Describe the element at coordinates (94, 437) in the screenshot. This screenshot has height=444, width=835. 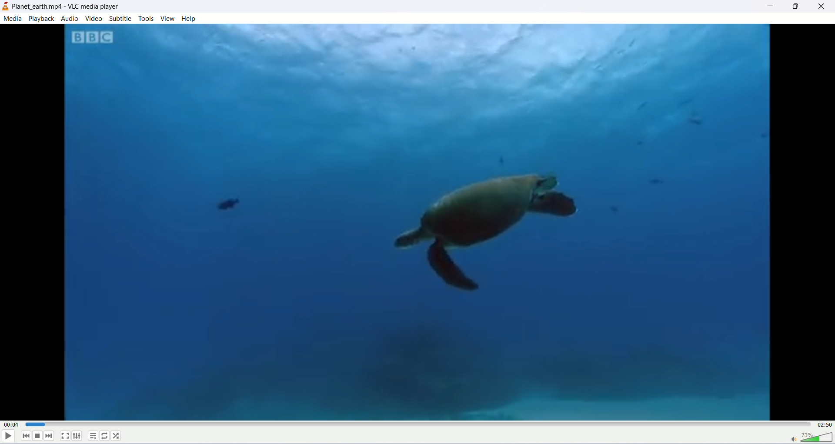
I see `playlist` at that location.